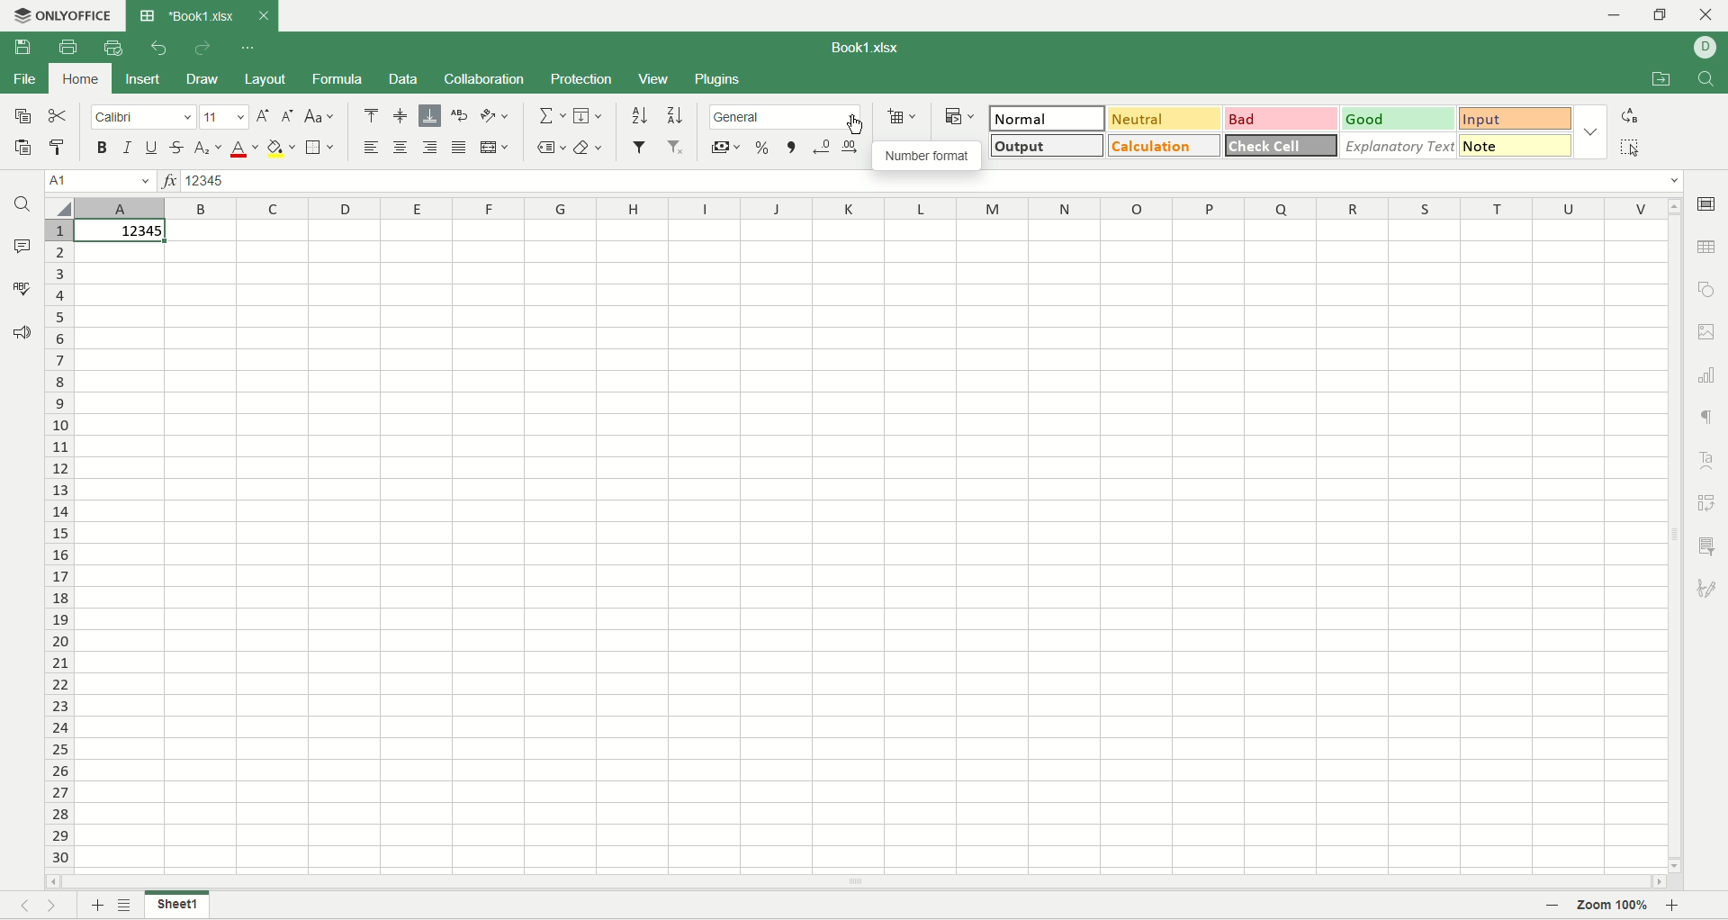 This screenshot has width=1728, height=920. Describe the element at coordinates (321, 117) in the screenshot. I see `change case` at that location.